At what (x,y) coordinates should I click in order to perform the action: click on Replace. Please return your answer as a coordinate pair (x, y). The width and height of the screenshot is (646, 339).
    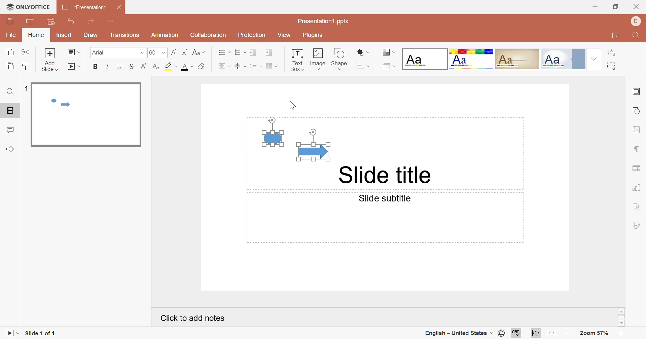
    Looking at the image, I should click on (611, 52).